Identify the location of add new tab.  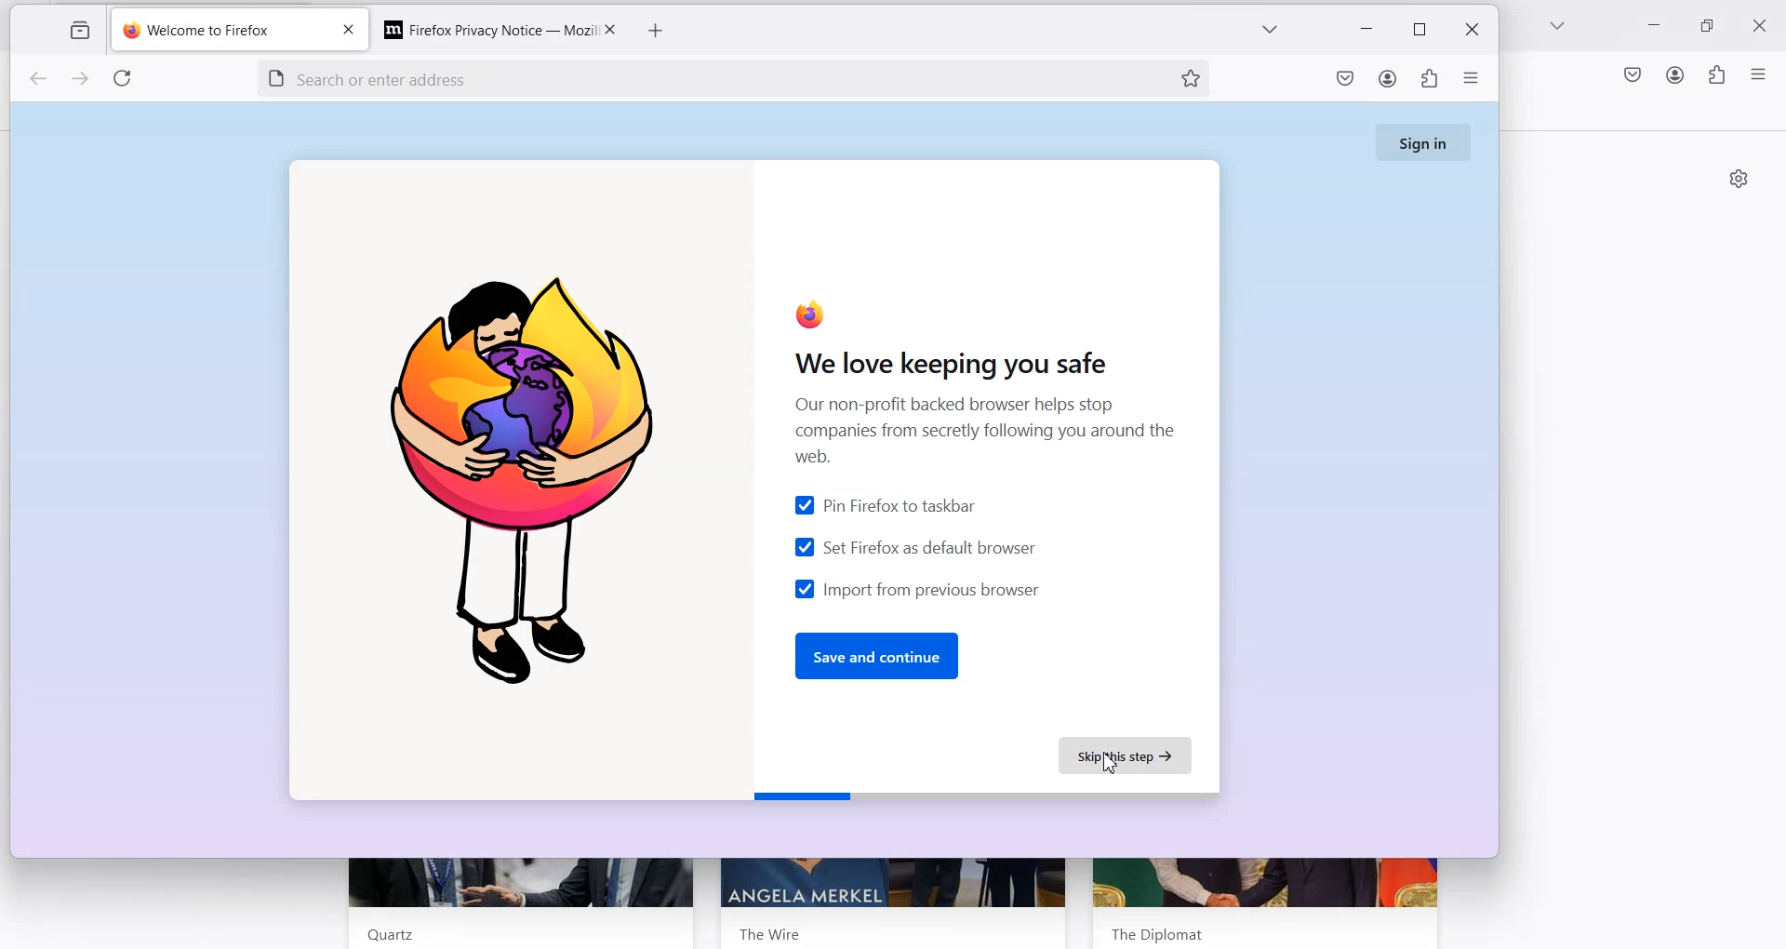
(657, 32).